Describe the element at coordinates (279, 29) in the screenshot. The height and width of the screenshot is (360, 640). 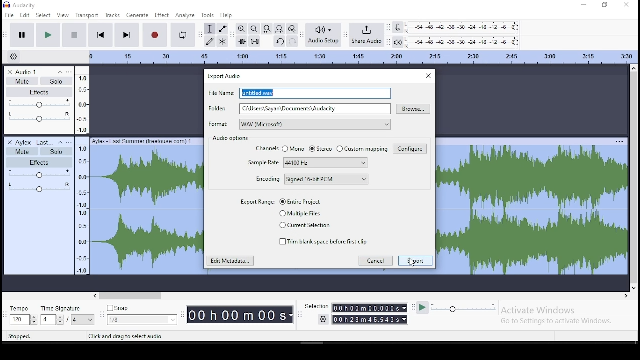
I see `fit to project to width` at that location.